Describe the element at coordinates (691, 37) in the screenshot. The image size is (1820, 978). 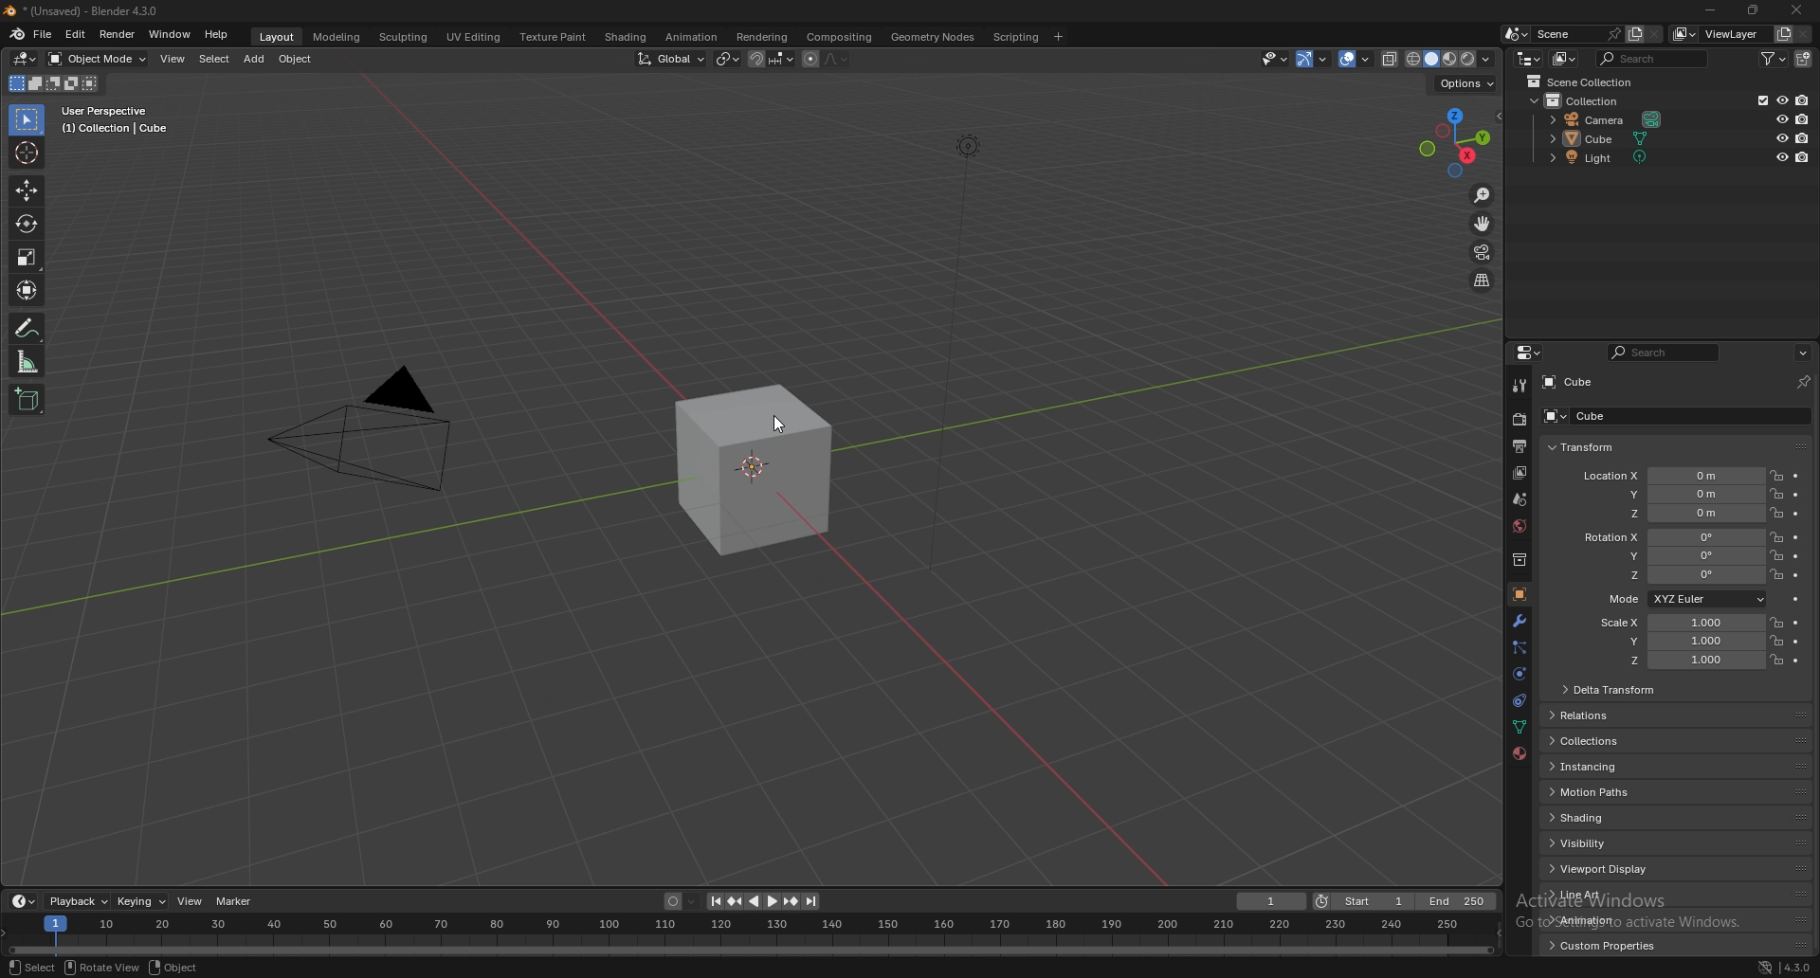
I see `animation` at that location.